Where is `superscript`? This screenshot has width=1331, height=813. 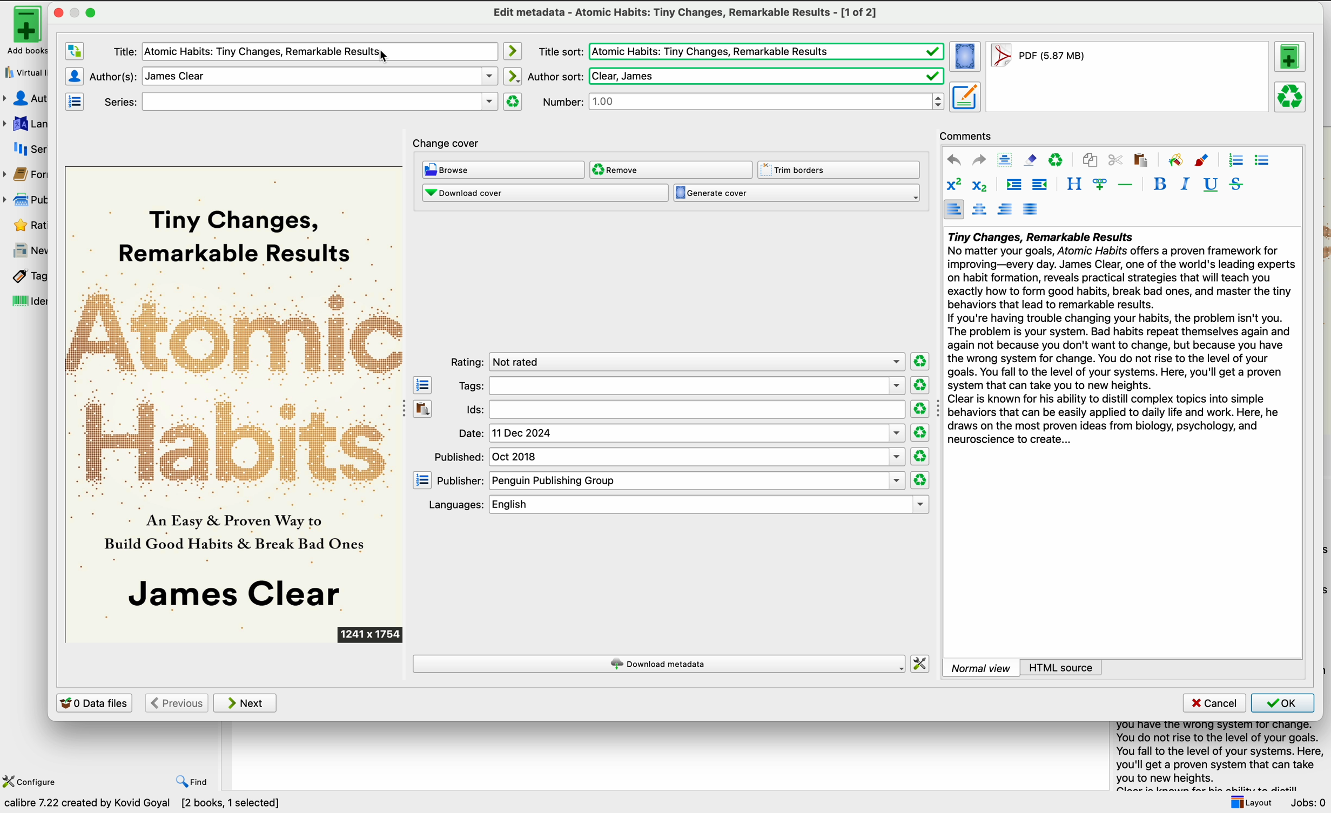
superscript is located at coordinates (953, 185).